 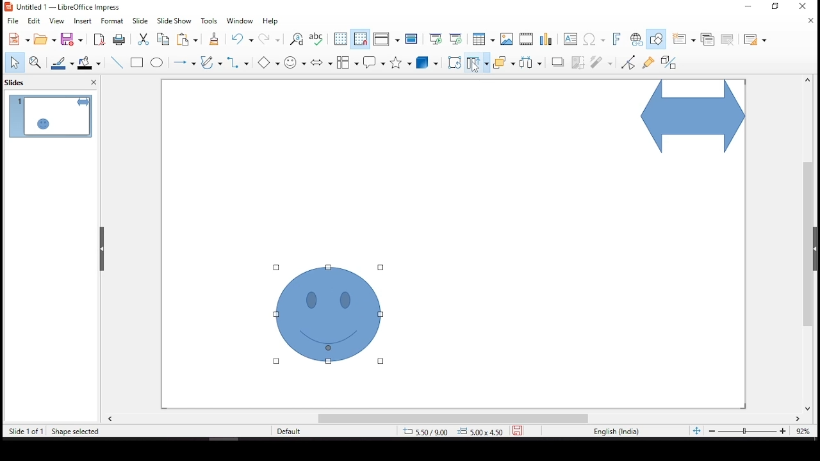 I want to click on close pane, so click(x=92, y=84).